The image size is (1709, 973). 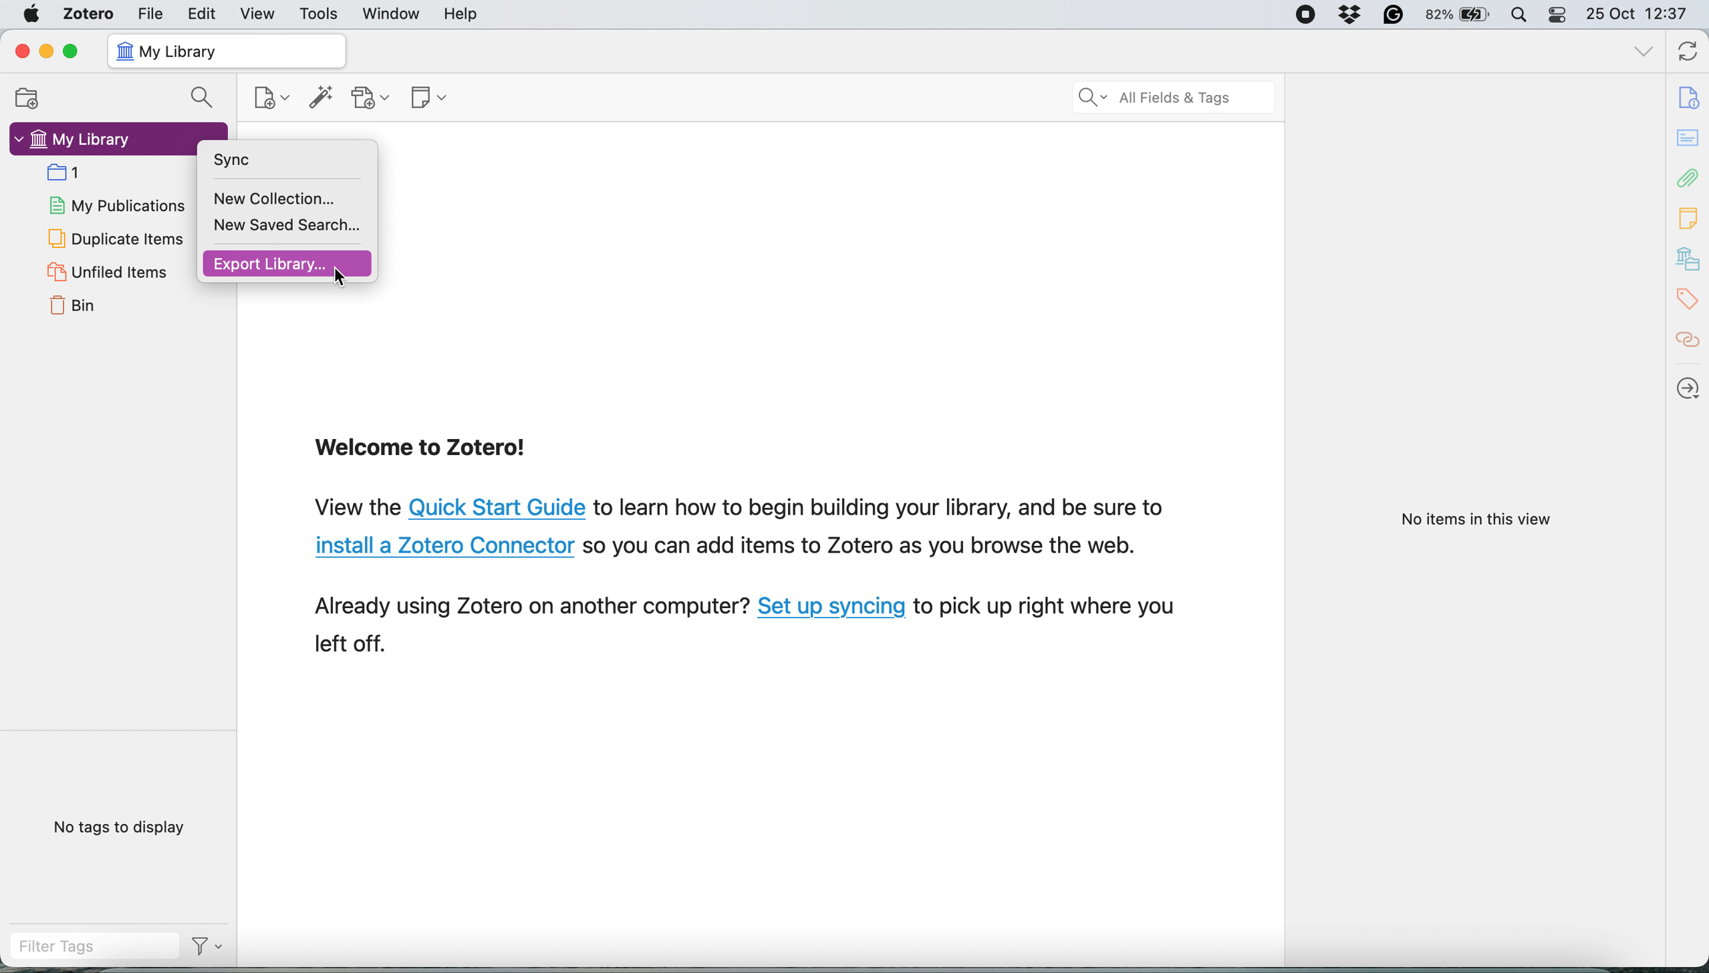 I want to click on system logo, so click(x=32, y=13).